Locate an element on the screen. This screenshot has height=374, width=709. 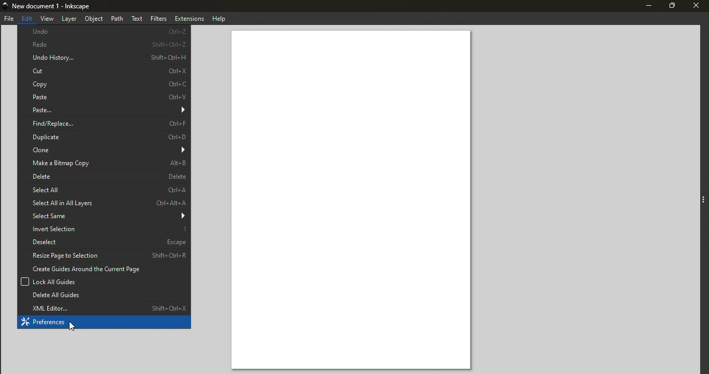
Canvas is located at coordinates (353, 201).